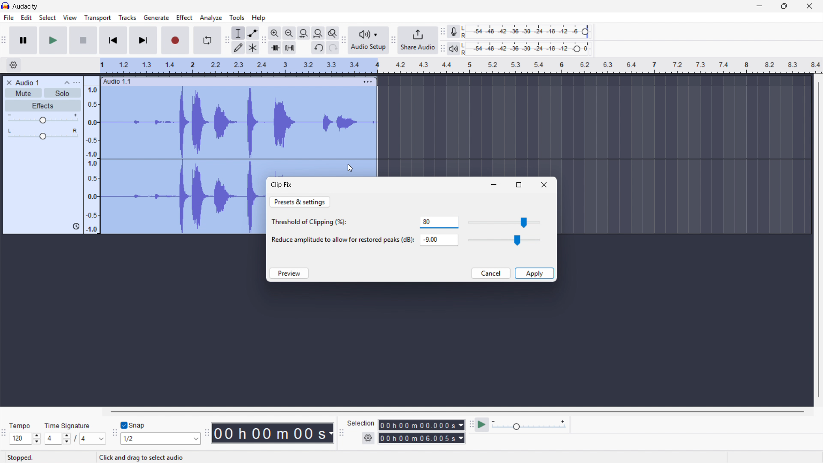 The image size is (823, 463). What do you see at coordinates (253, 33) in the screenshot?
I see `Envelope tool` at bounding box center [253, 33].